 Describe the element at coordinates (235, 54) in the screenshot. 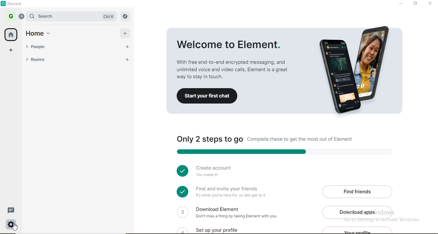

I see `Welcome to element` at that location.